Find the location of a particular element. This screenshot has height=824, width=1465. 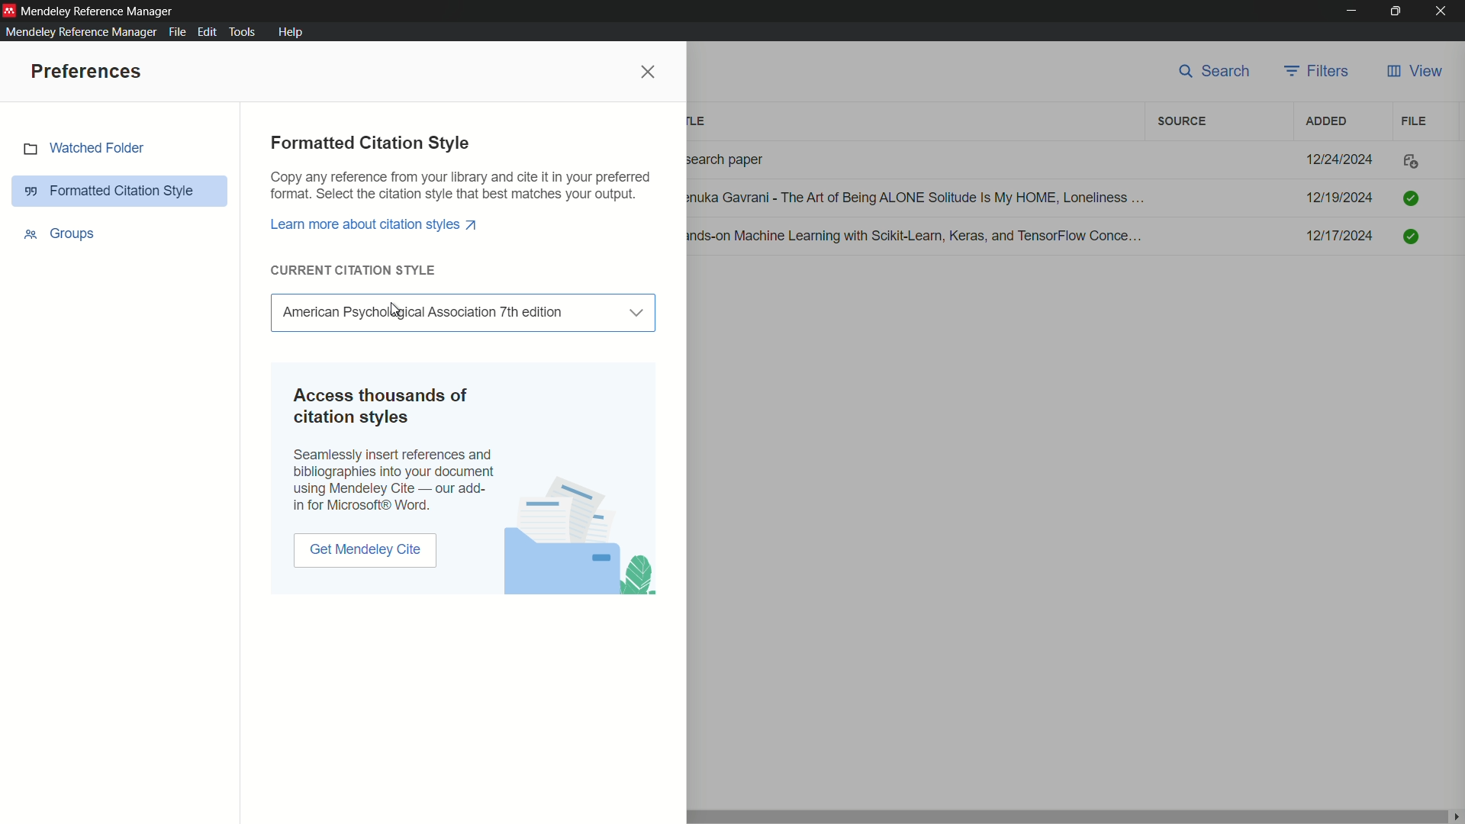

help menu is located at coordinates (290, 32).